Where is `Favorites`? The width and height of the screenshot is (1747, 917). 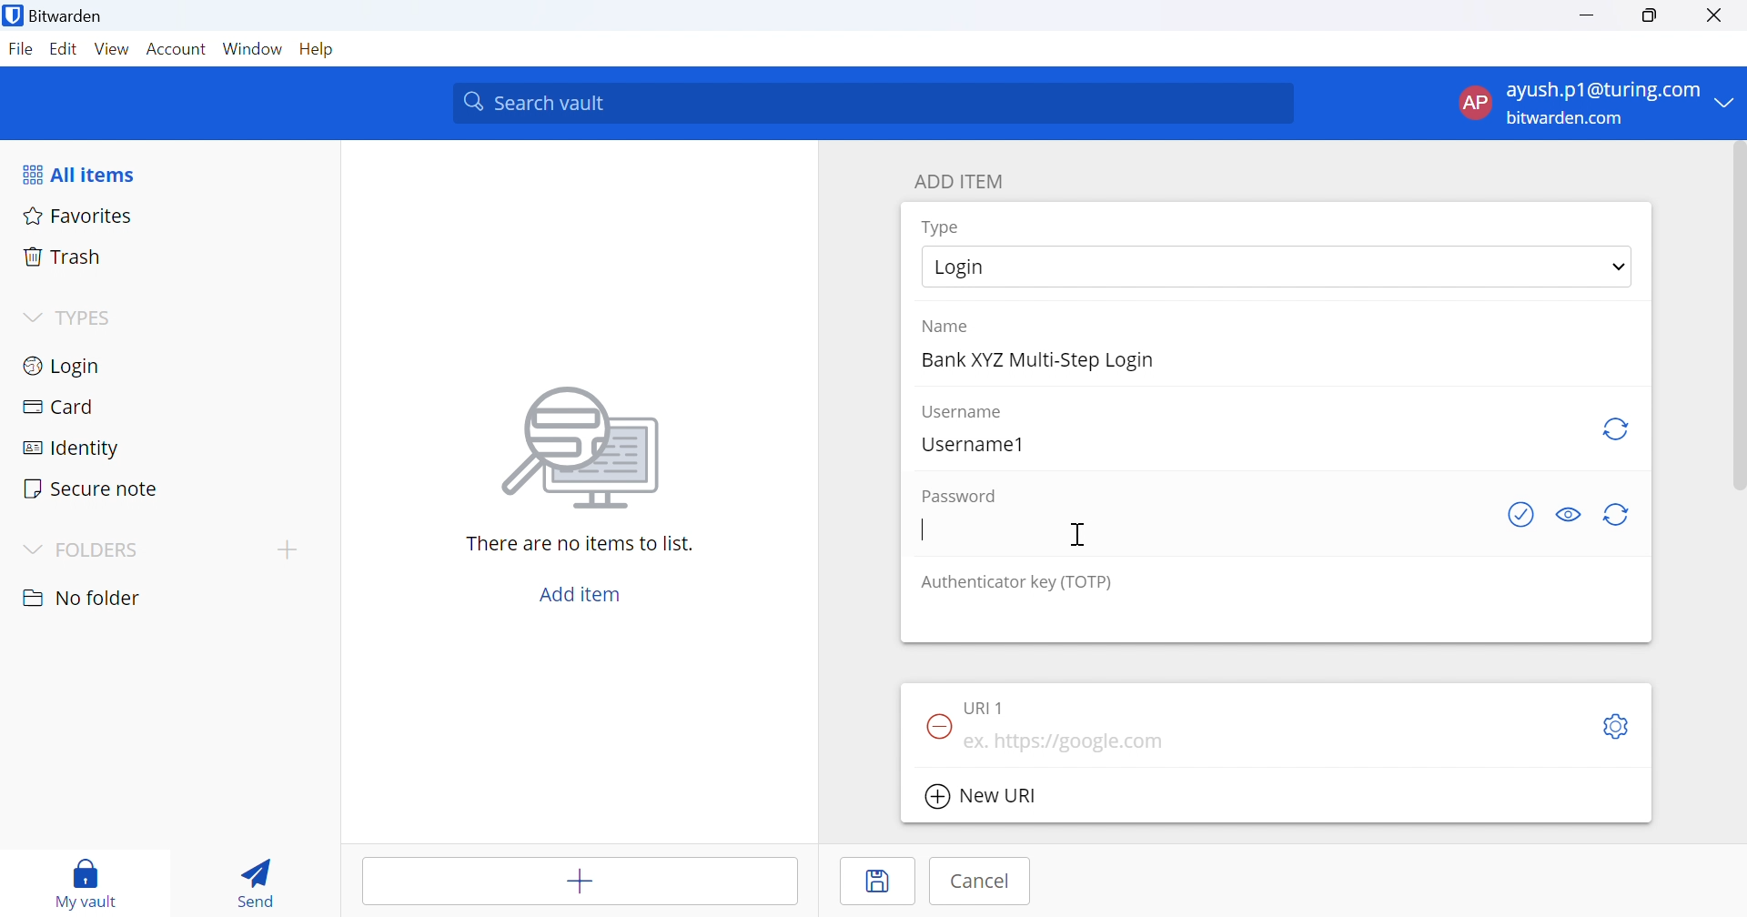
Favorites is located at coordinates (78, 215).